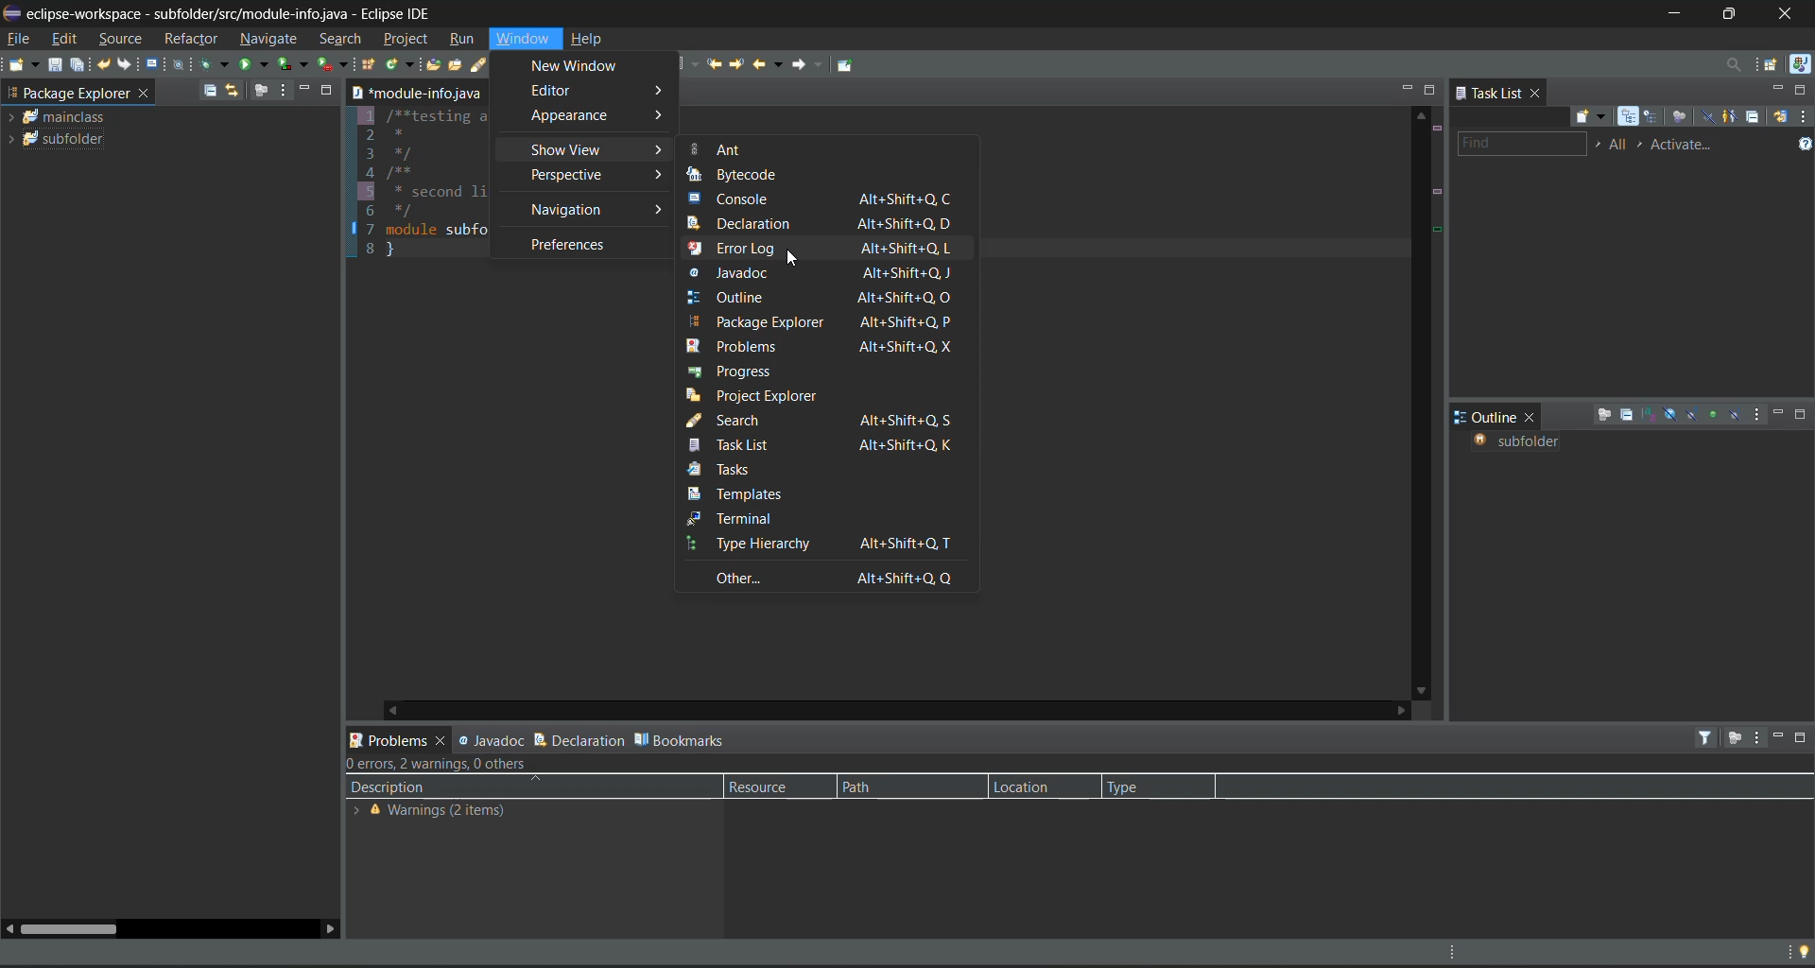  What do you see at coordinates (1804, 119) in the screenshot?
I see `view menu` at bounding box center [1804, 119].